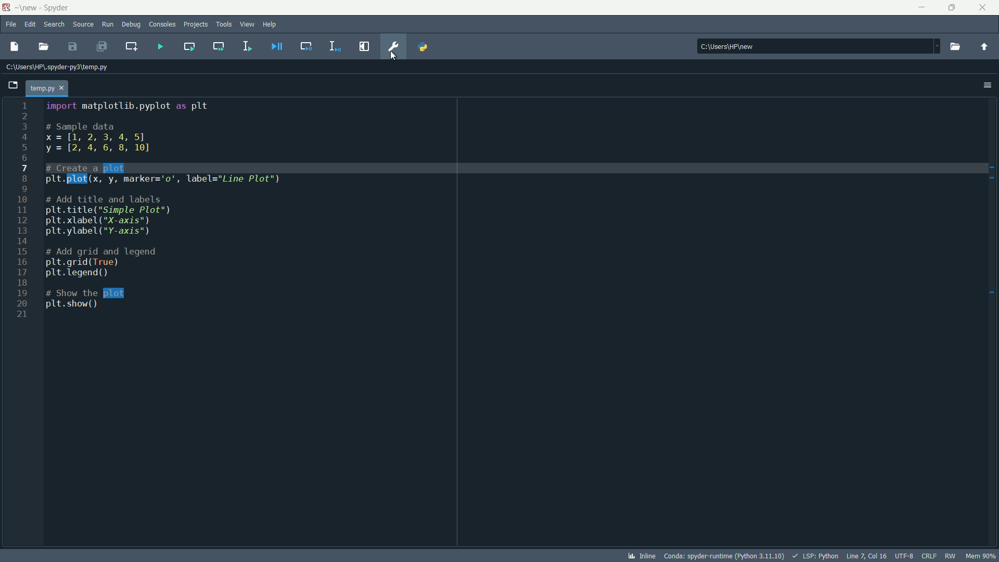 Image resolution: width=999 pixels, height=562 pixels. What do you see at coordinates (107, 24) in the screenshot?
I see `run` at bounding box center [107, 24].